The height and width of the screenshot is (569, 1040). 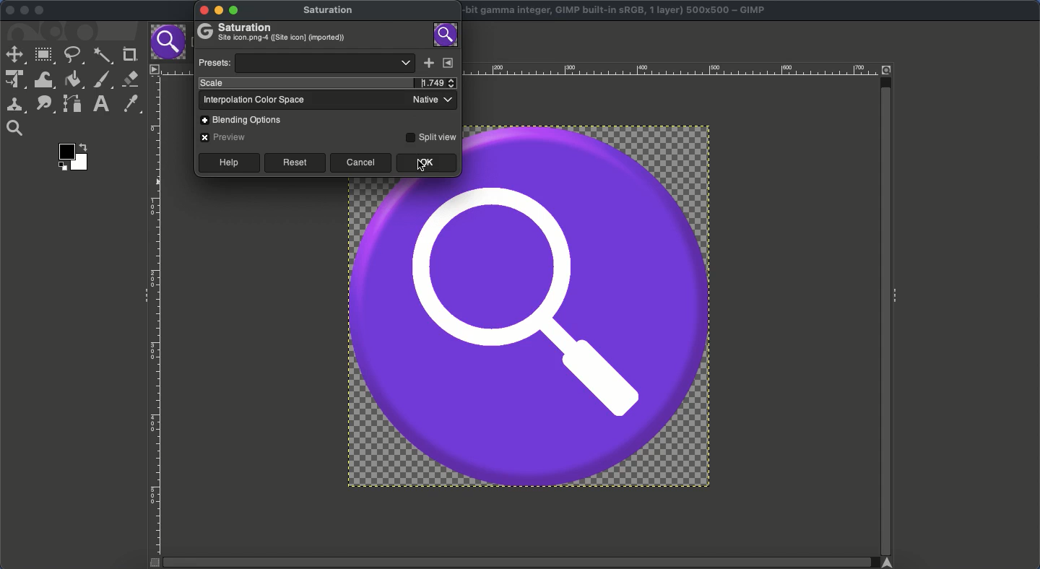 What do you see at coordinates (294, 162) in the screenshot?
I see `Reset` at bounding box center [294, 162].